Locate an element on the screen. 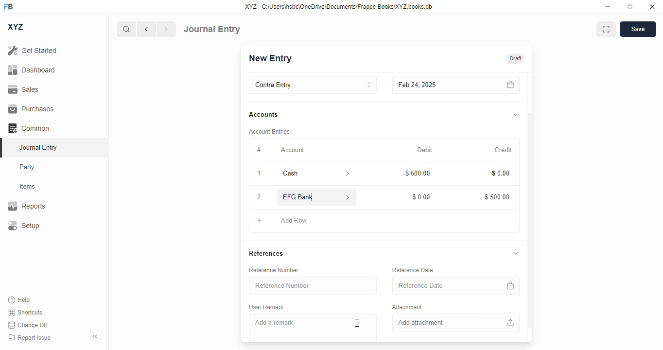 The height and width of the screenshot is (350, 663). previous is located at coordinates (146, 29).